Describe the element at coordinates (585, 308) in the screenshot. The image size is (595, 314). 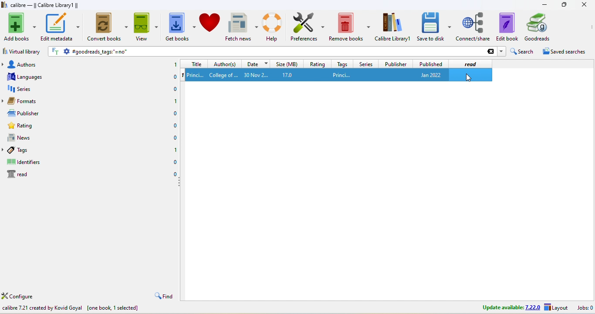
I see `jobs 0` at that location.